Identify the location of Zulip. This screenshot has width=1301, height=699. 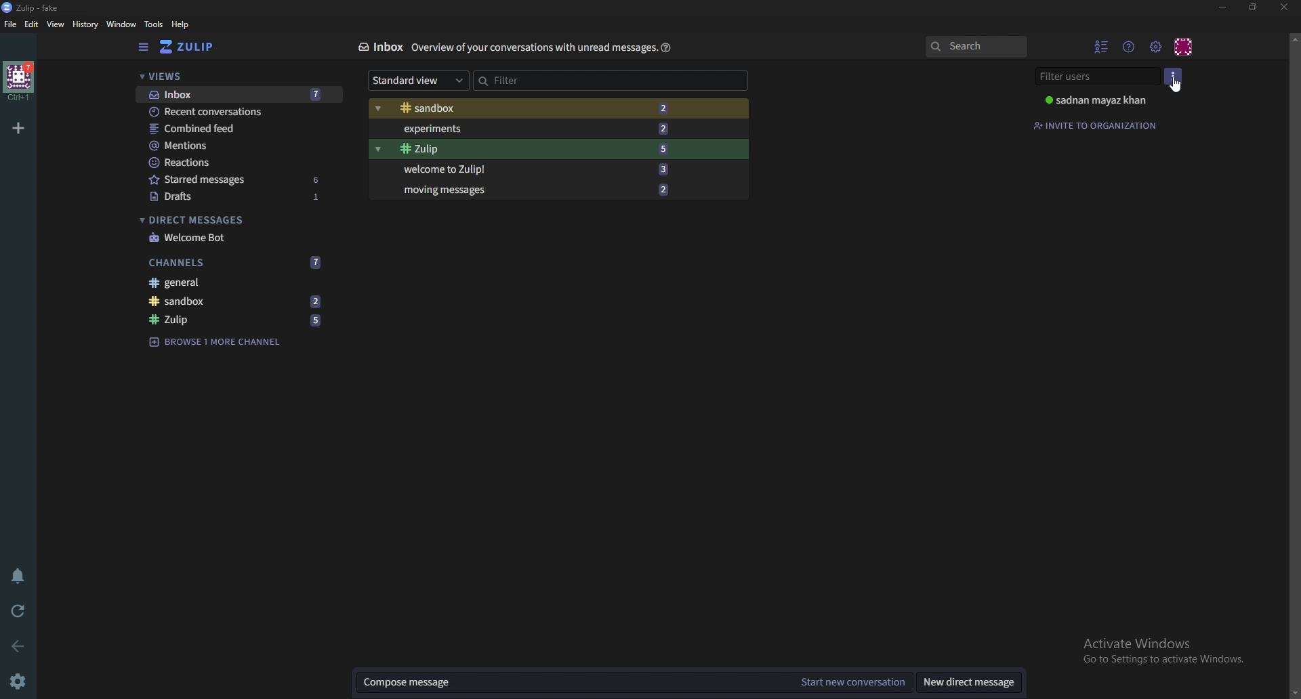
(30, 8).